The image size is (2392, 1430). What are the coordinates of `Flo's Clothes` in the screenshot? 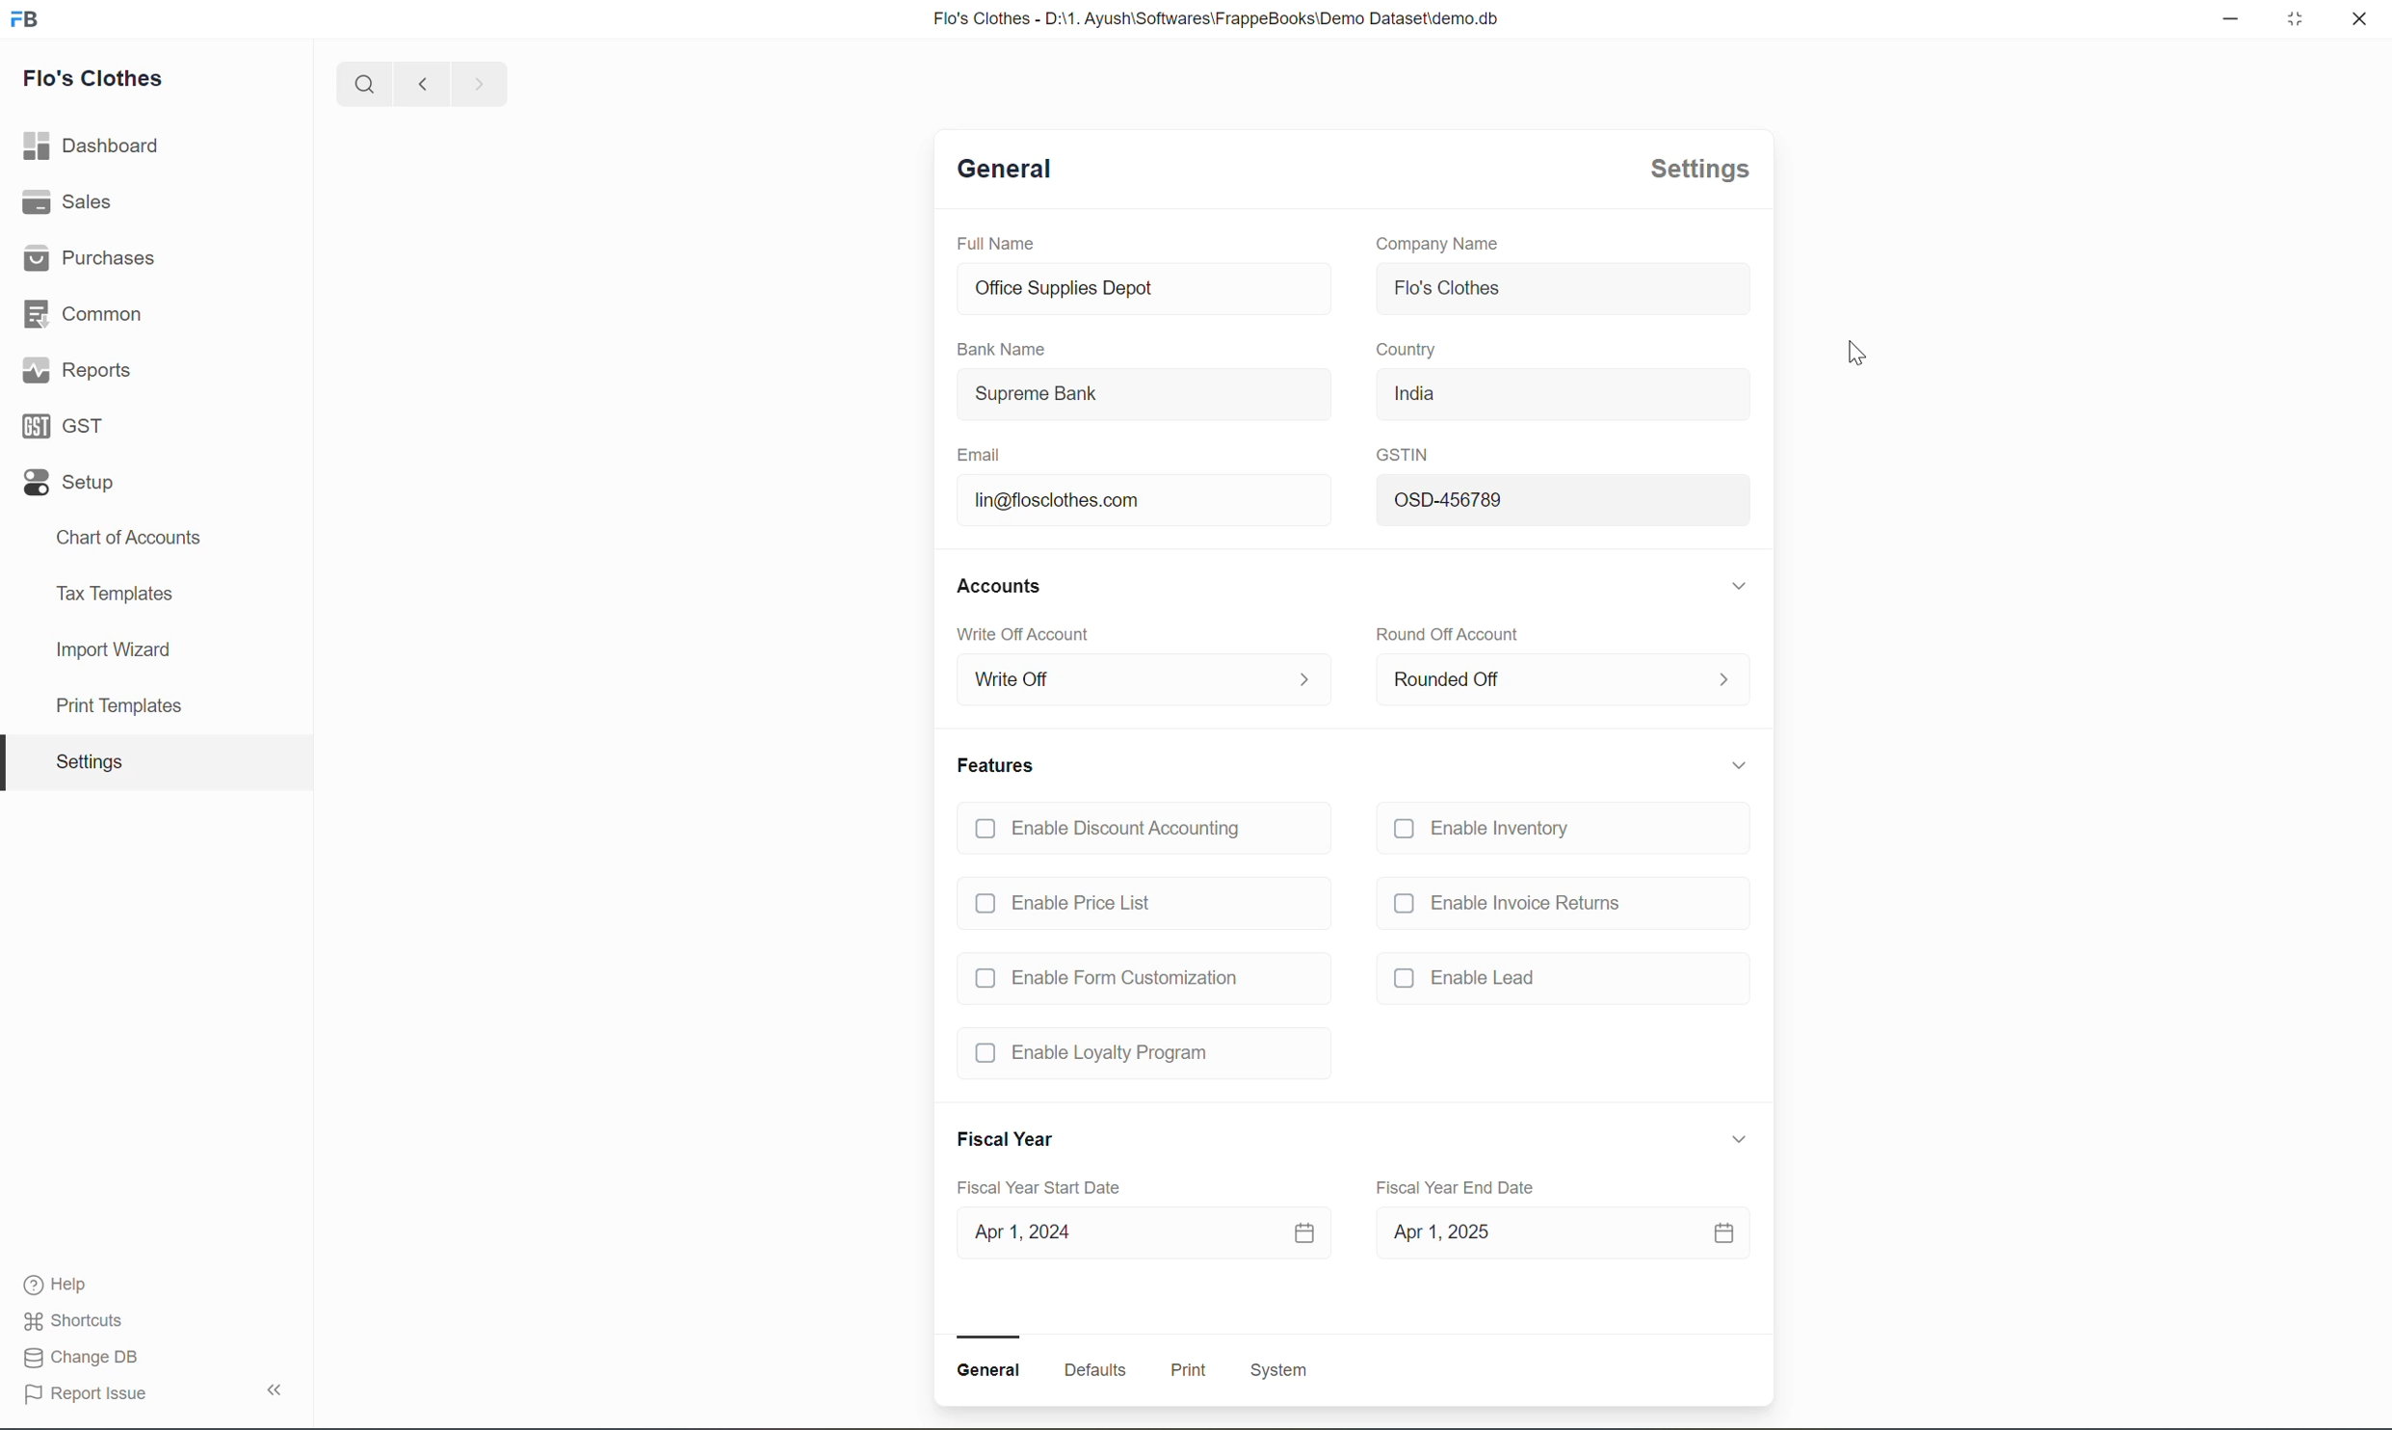 It's located at (93, 80).